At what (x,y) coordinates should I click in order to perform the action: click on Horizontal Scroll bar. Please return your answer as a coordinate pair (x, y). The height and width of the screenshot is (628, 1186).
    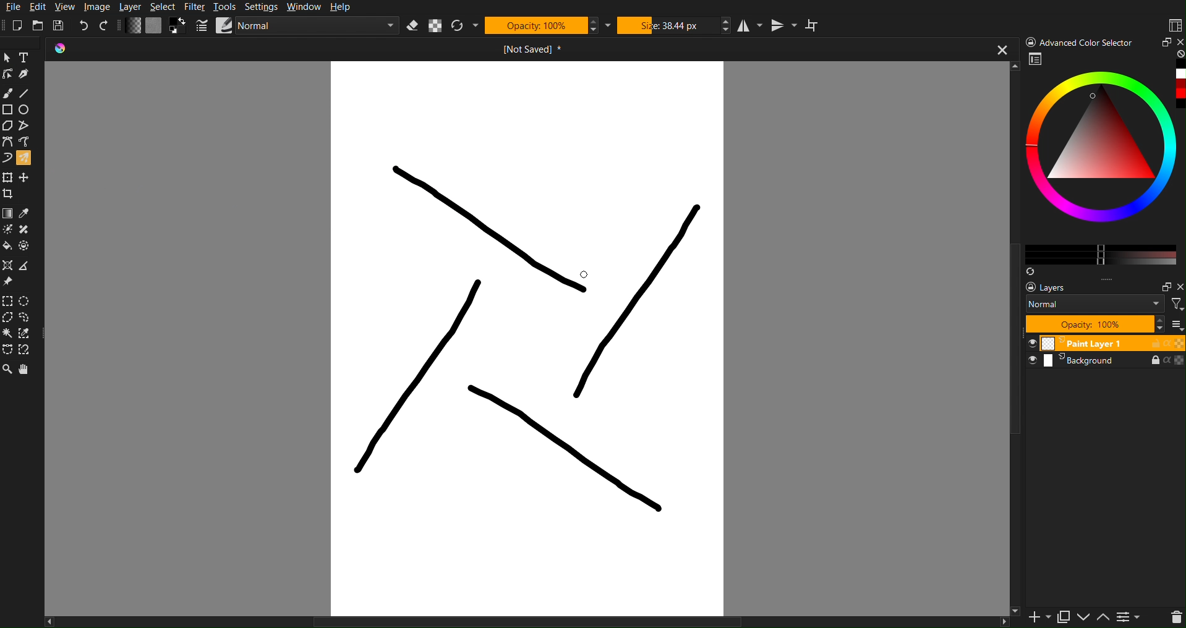
    Looking at the image, I should click on (505, 621).